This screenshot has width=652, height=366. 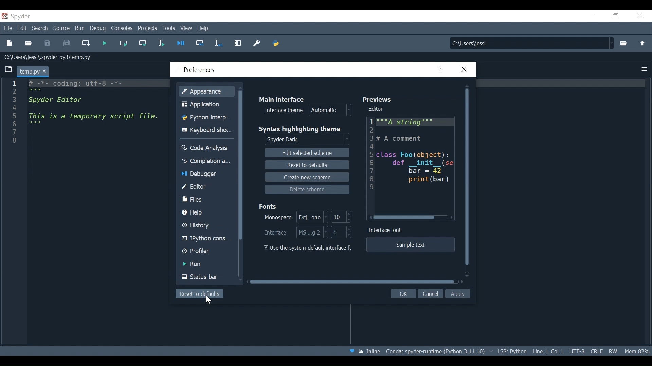 I want to click on Select File, so click(x=623, y=43).